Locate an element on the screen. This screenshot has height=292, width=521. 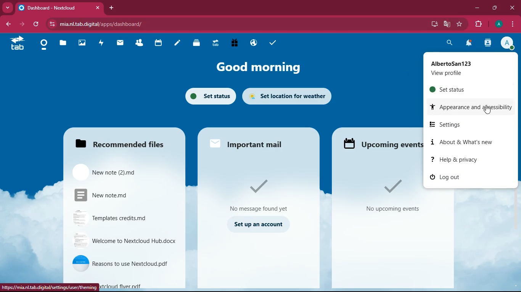
file is located at coordinates (119, 219).